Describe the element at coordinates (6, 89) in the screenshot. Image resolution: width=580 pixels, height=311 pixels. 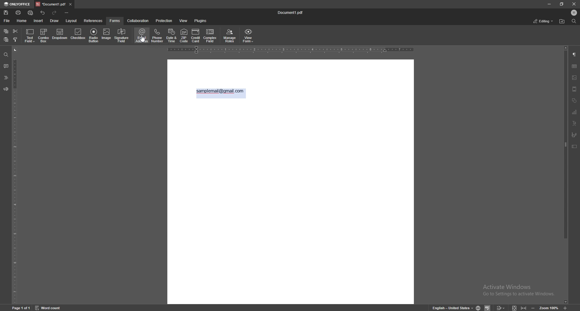
I see `feedback` at that location.